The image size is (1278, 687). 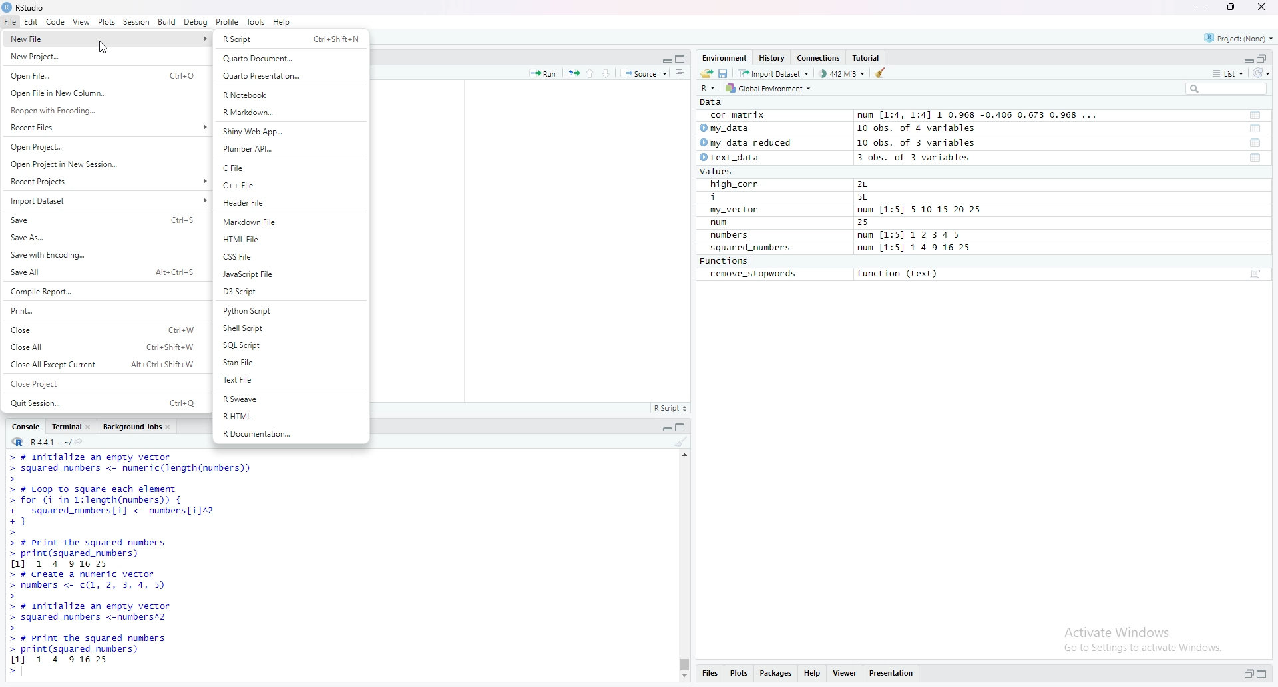 What do you see at coordinates (1245, 675) in the screenshot?
I see `minimize` at bounding box center [1245, 675].